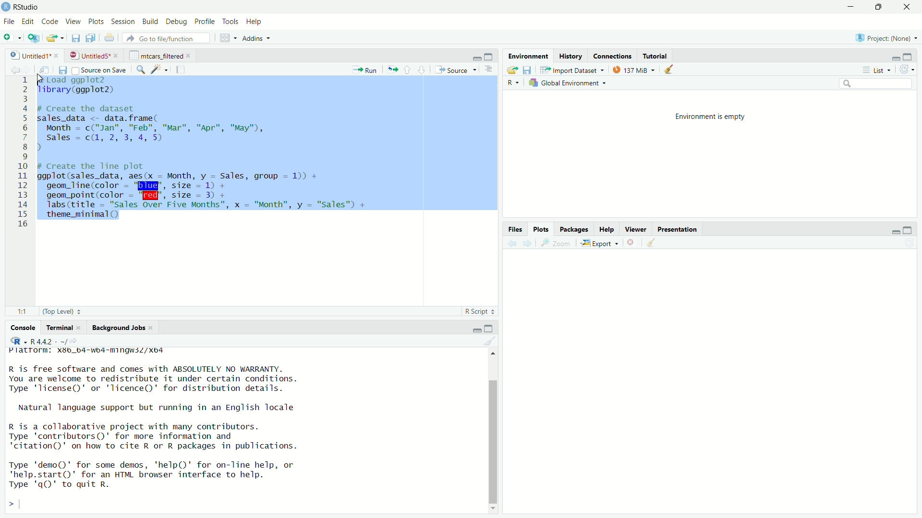 The width and height of the screenshot is (922, 518). I want to click on R 4.4.2 .~/, so click(49, 341).